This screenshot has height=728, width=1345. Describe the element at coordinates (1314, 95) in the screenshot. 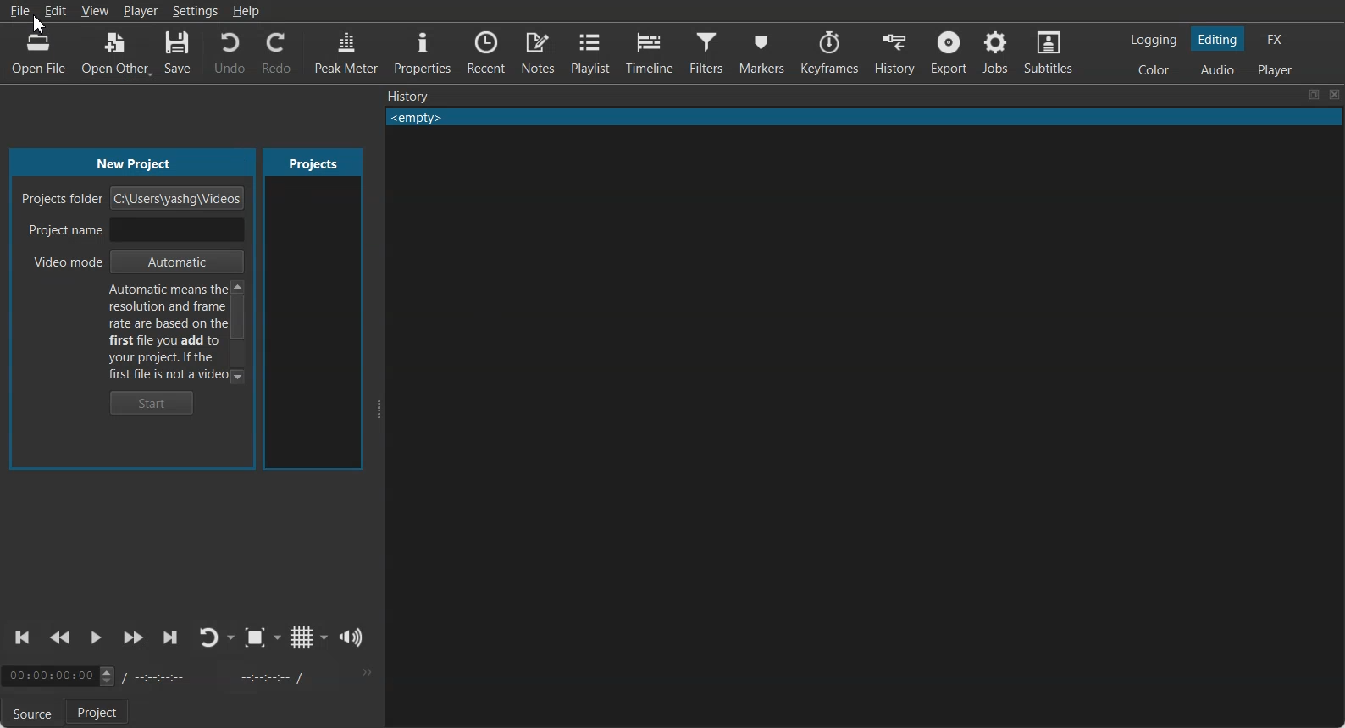

I see `Maximize` at that location.